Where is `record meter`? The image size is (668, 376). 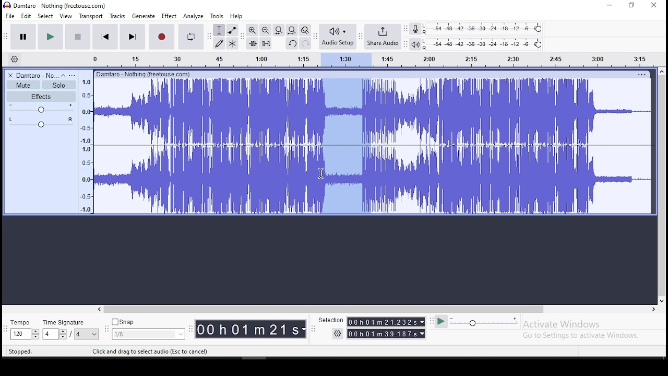 record meter is located at coordinates (415, 28).